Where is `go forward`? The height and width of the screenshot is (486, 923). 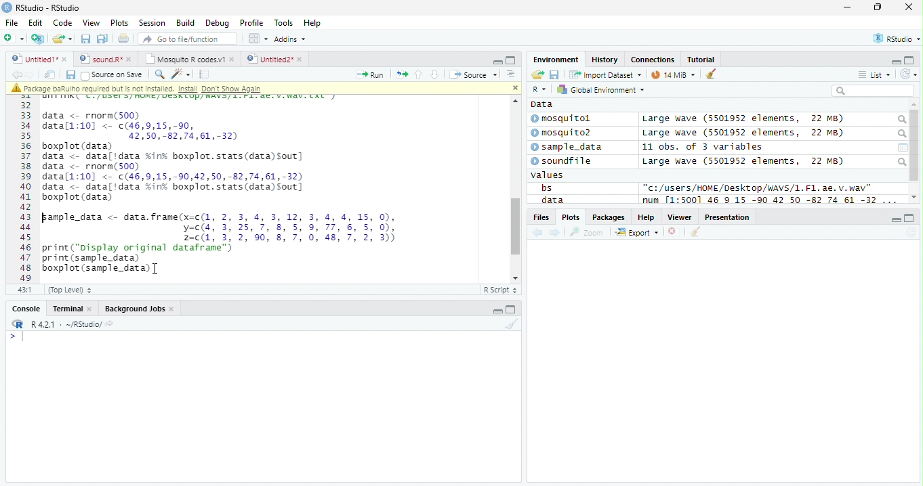 go forward is located at coordinates (556, 234).